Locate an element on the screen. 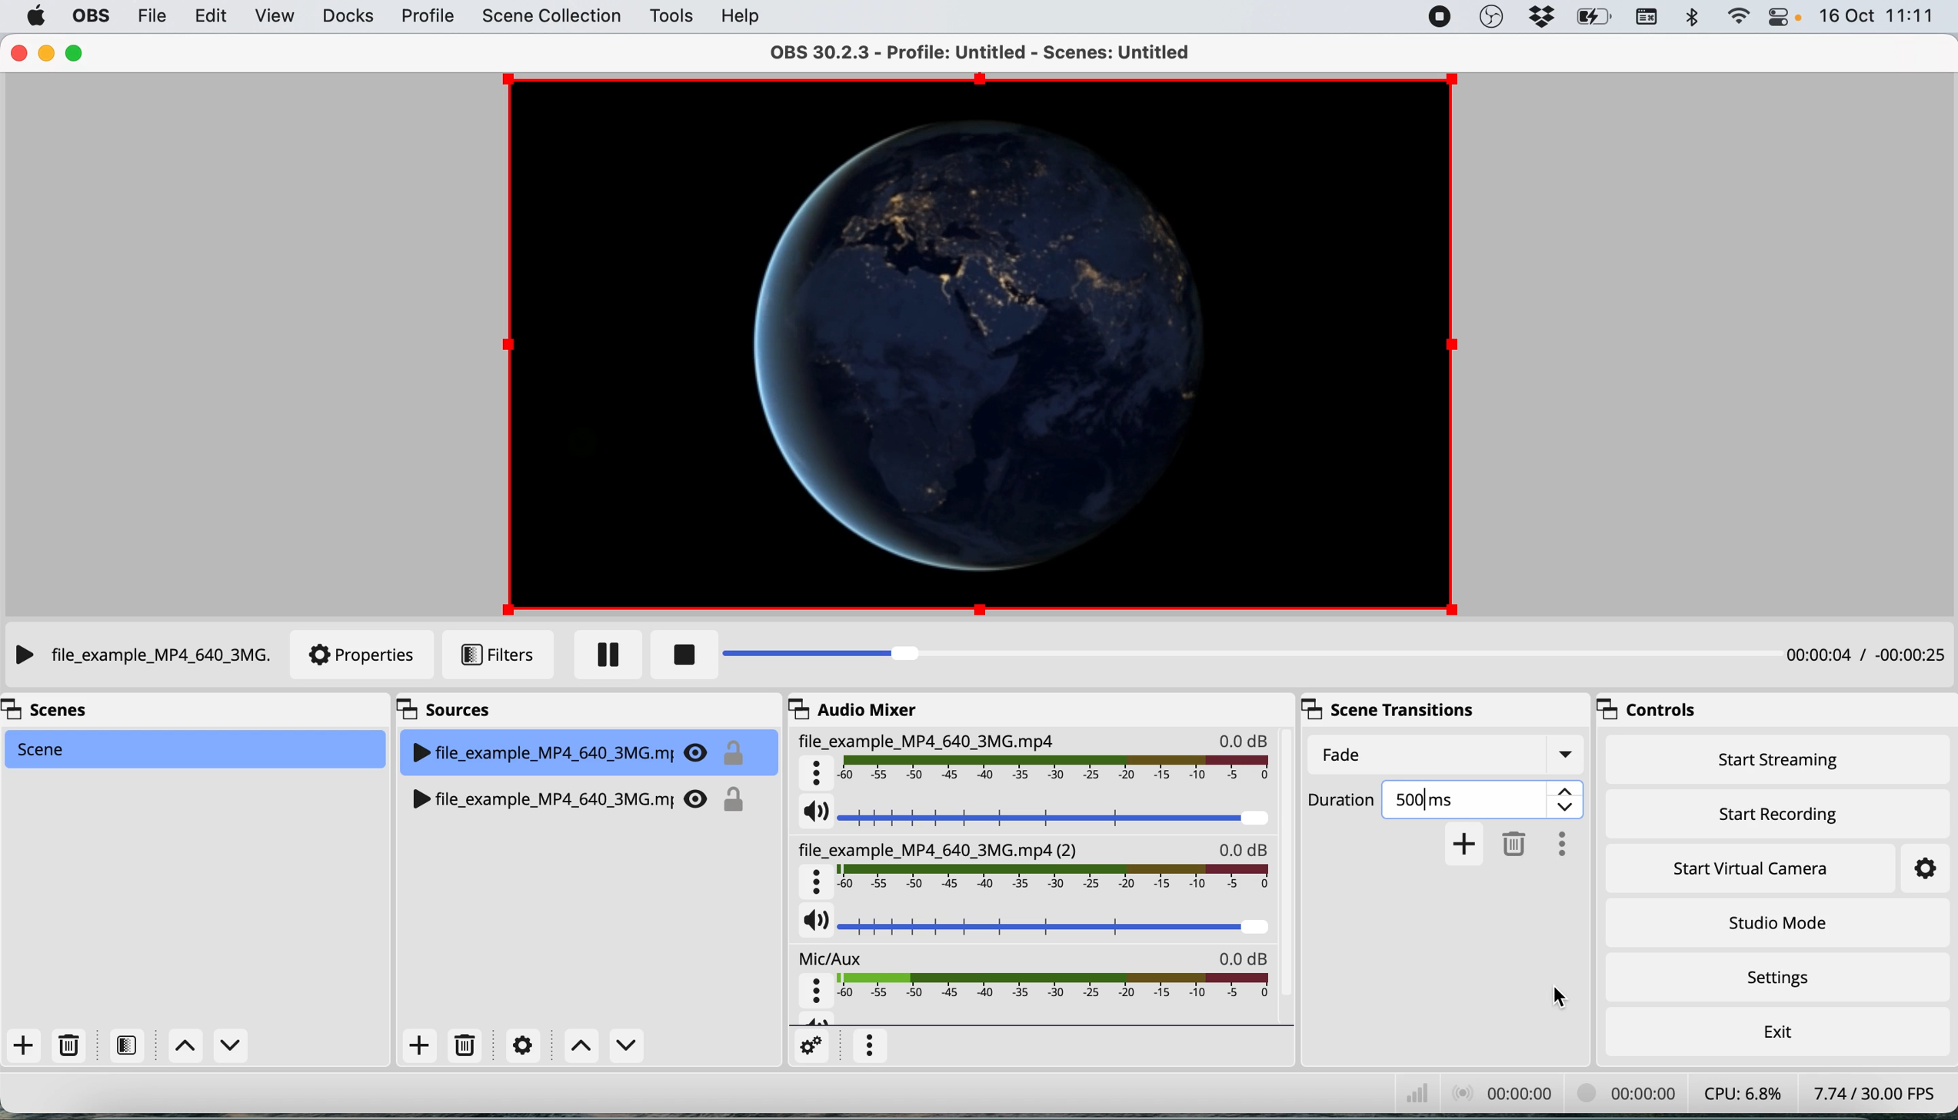 The width and height of the screenshot is (1958, 1120). edit is located at coordinates (217, 18).